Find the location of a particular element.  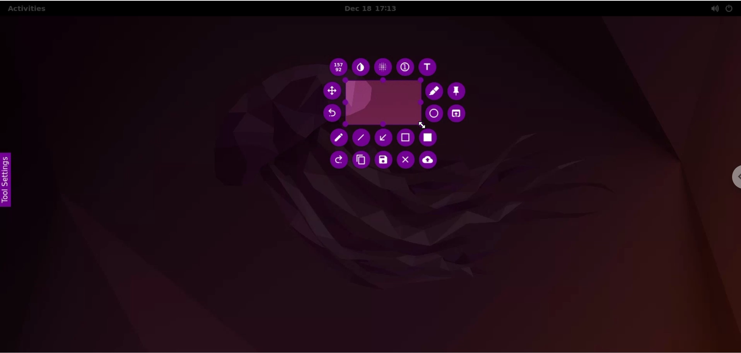

selection as paint tool is located at coordinates (406, 137).